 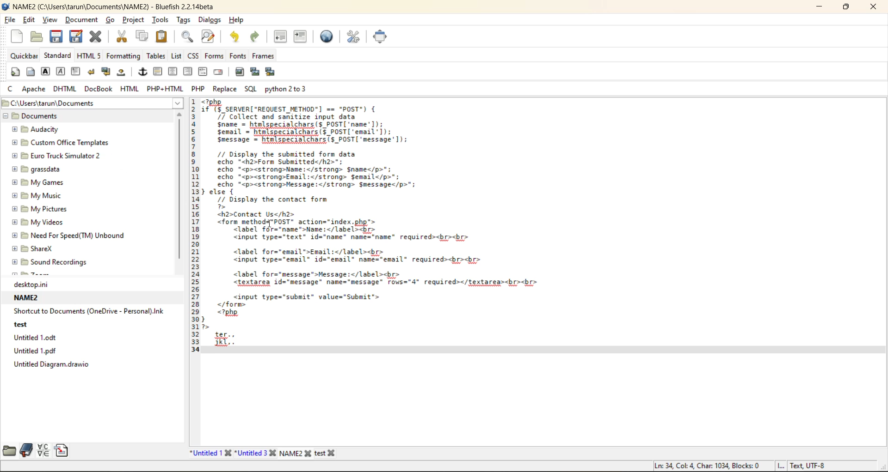 What do you see at coordinates (49, 209) in the screenshot?
I see `my pictures` at bounding box center [49, 209].